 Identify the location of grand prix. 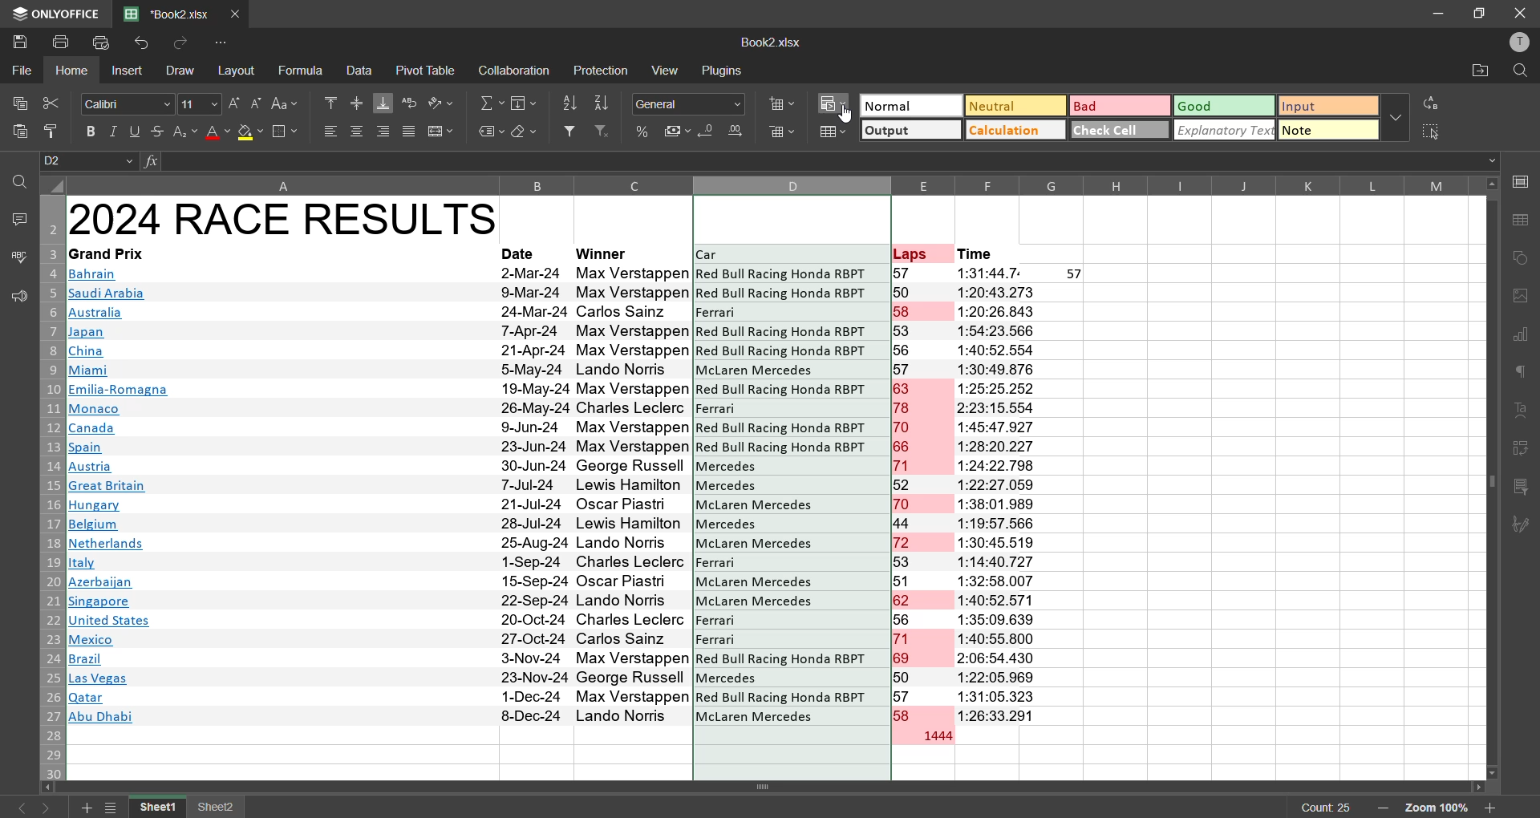
(106, 253).